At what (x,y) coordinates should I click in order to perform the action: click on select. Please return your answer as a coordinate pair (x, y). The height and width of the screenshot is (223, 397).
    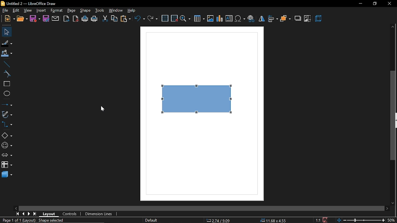
    Looking at the image, I should click on (6, 32).